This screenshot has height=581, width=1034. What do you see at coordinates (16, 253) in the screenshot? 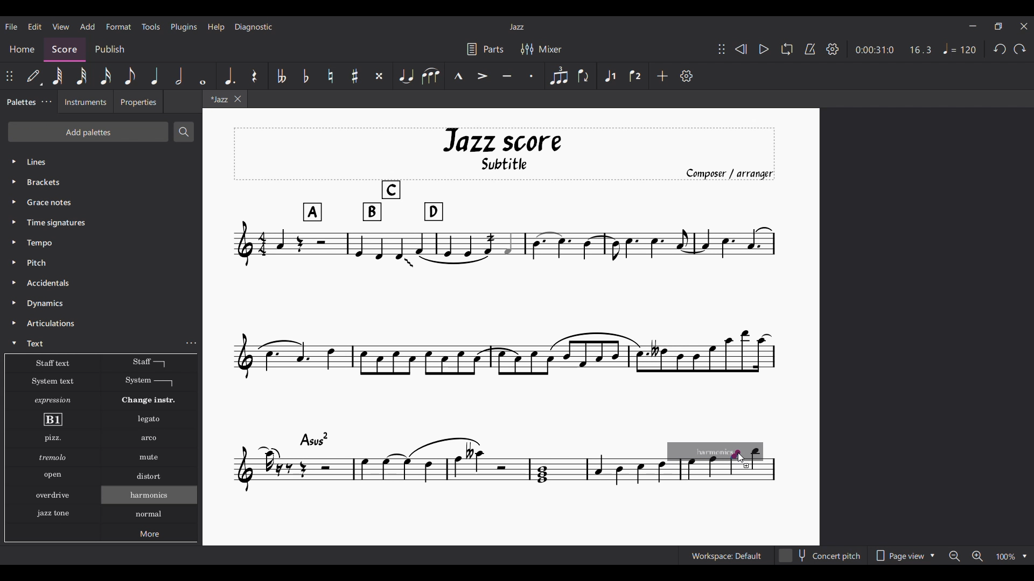
I see `Expand` at bounding box center [16, 253].